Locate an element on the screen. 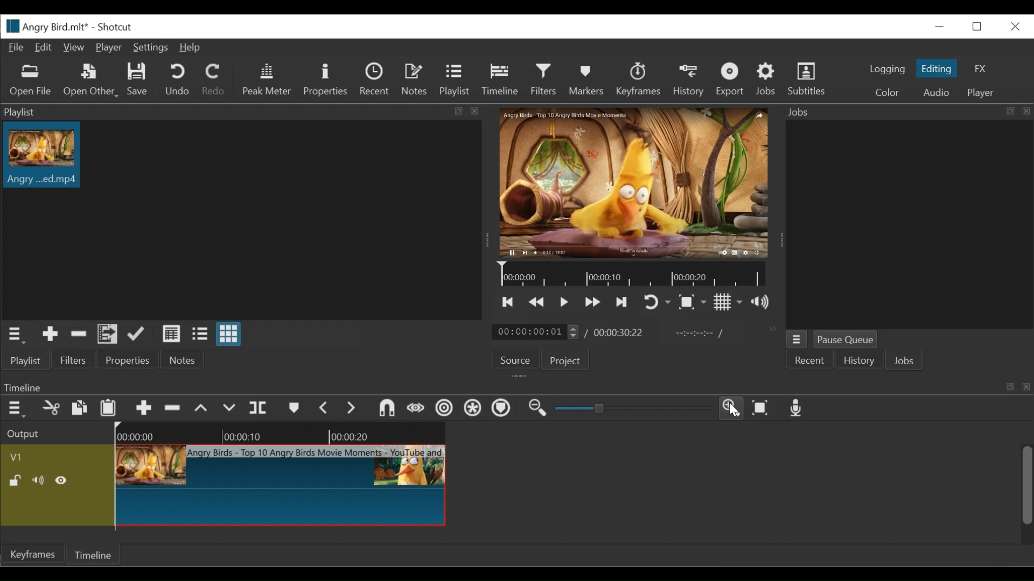 The height and width of the screenshot is (581, 1034). Filters is located at coordinates (72, 360).